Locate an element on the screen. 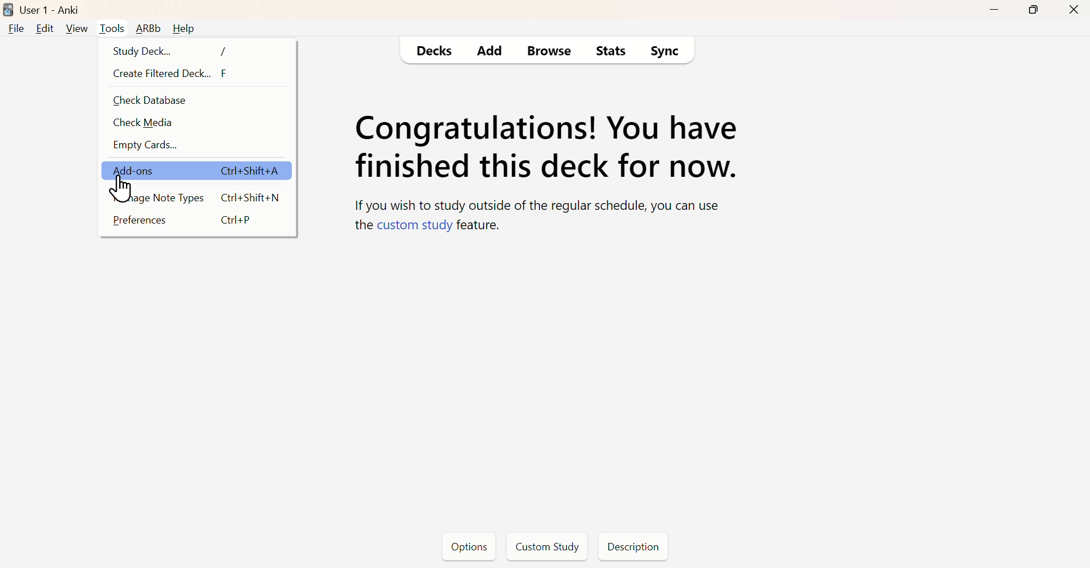 This screenshot has height=568, width=1090. Preferences is located at coordinates (190, 218).